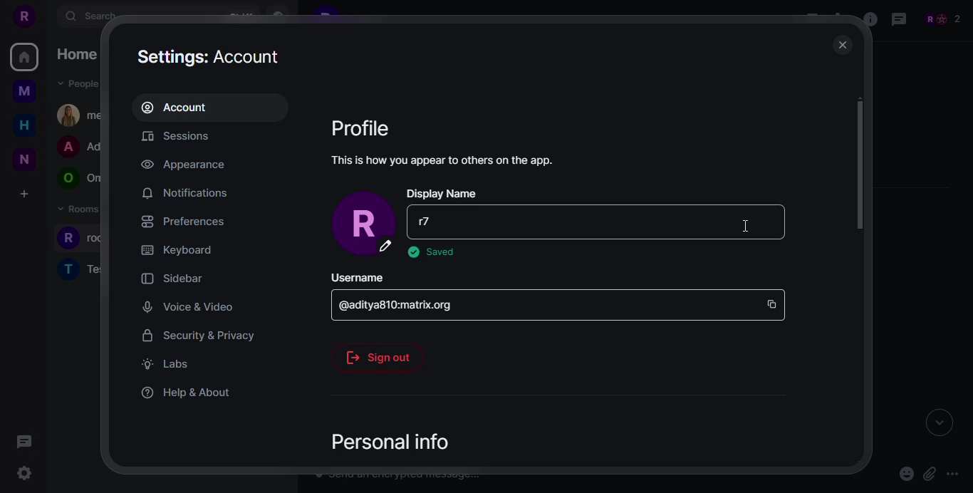 The width and height of the screenshot is (973, 493). I want to click on emoji, so click(905, 473).